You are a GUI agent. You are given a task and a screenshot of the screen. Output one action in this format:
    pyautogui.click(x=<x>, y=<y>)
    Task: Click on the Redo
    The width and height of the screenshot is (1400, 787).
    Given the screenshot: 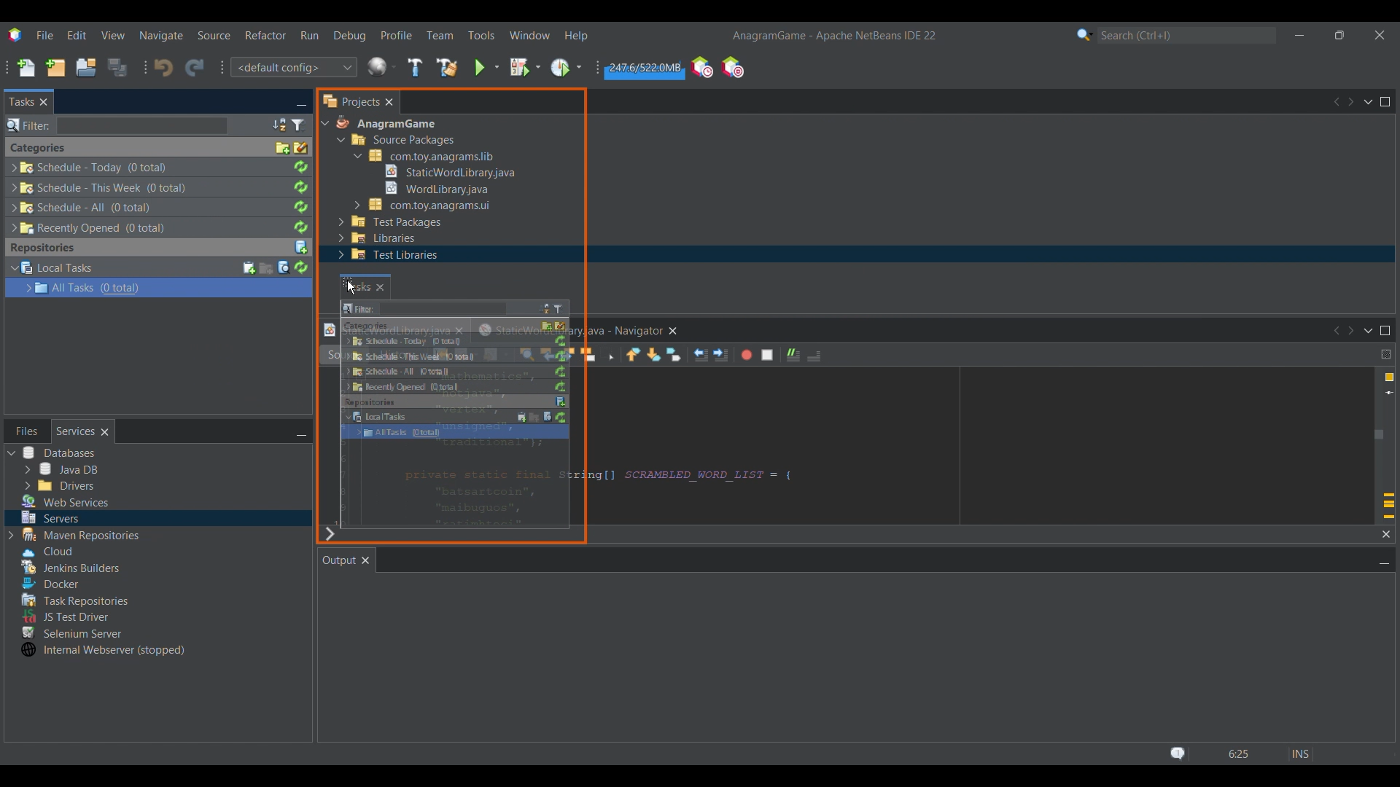 What is the action you would take?
    pyautogui.click(x=195, y=68)
    